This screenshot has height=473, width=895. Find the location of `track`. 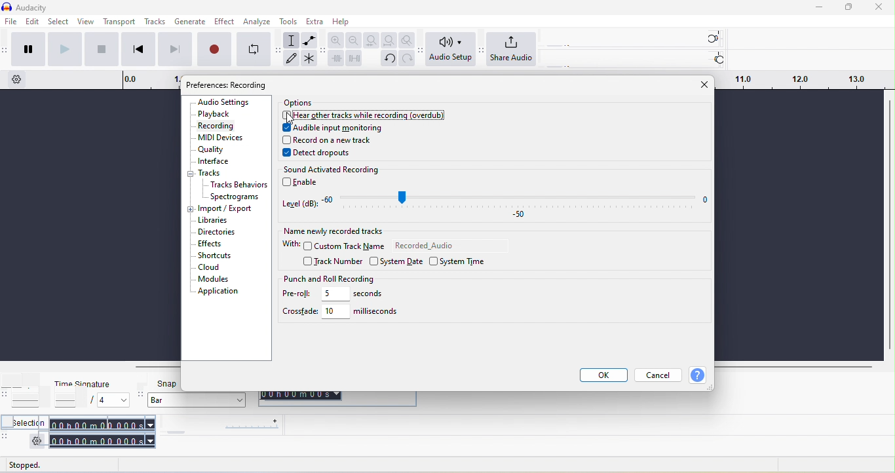

track is located at coordinates (210, 174).